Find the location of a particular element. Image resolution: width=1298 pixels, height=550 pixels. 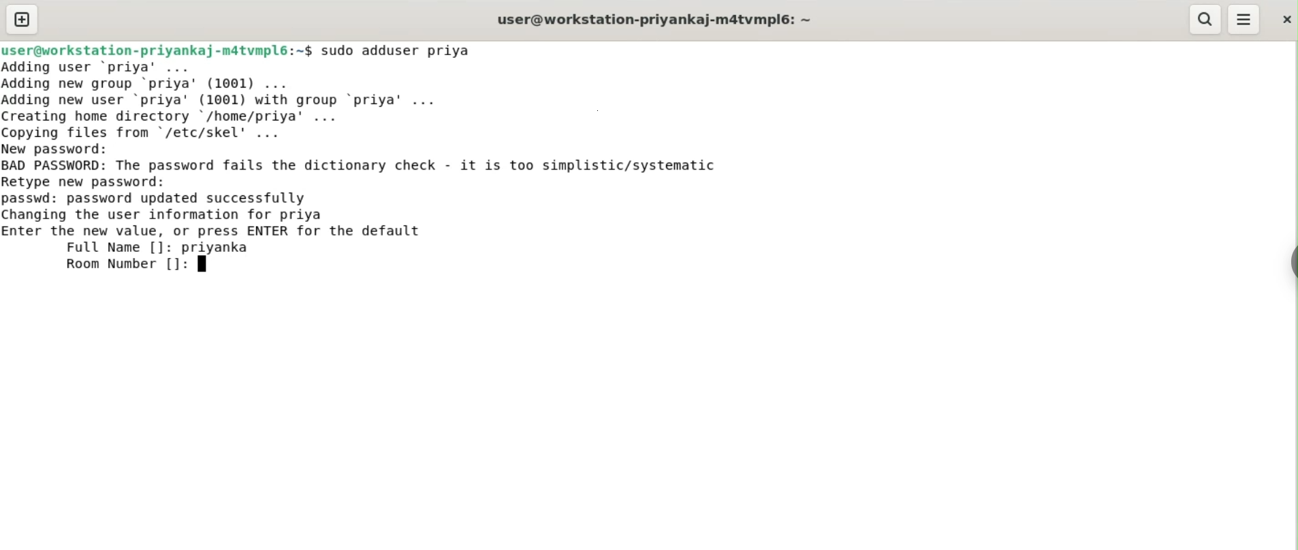

new tab is located at coordinates (22, 19).